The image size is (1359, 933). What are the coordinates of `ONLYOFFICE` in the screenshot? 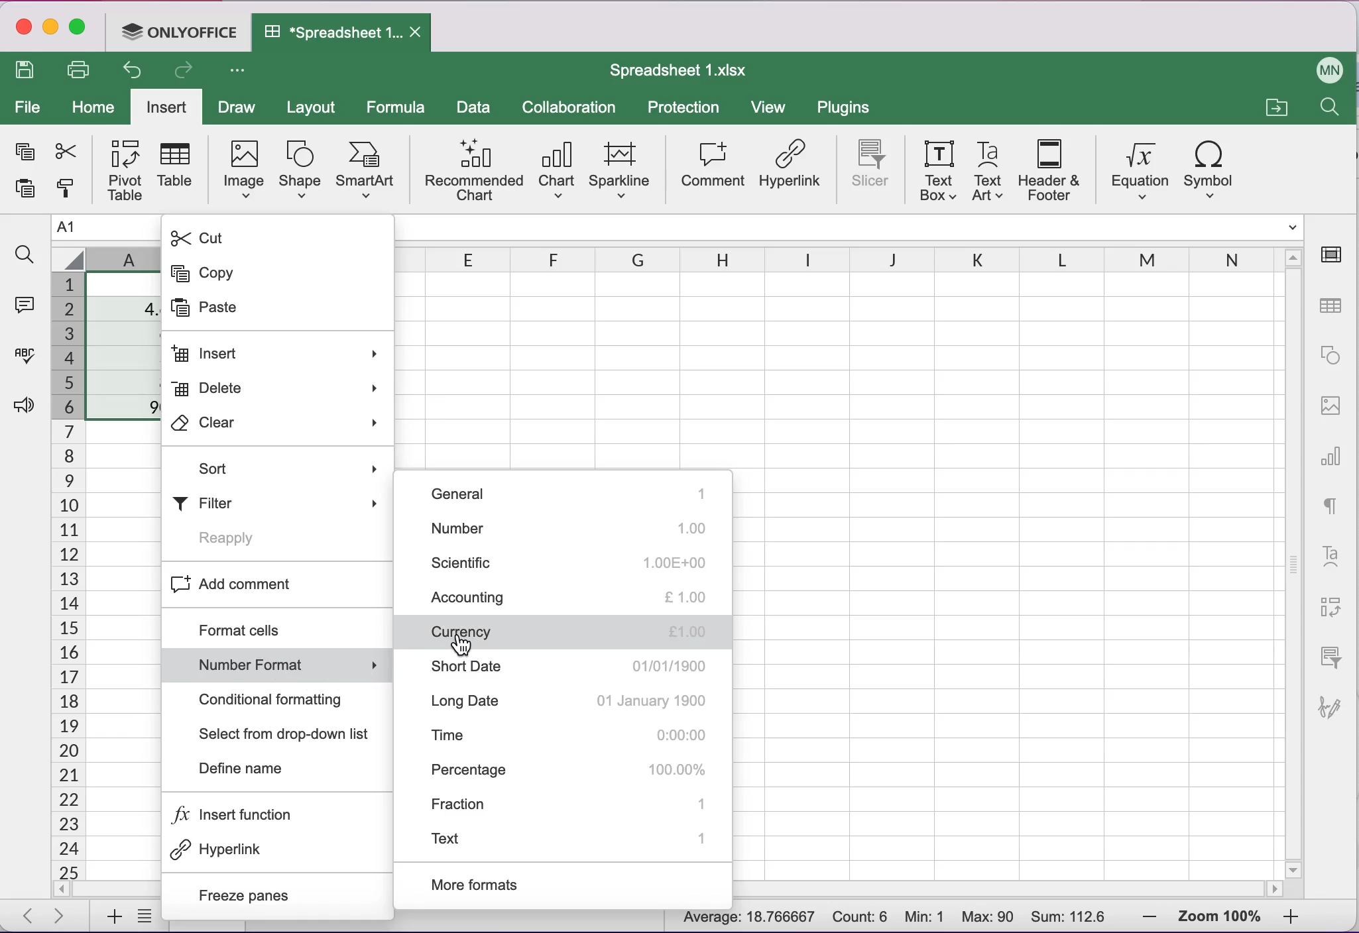 It's located at (181, 32).